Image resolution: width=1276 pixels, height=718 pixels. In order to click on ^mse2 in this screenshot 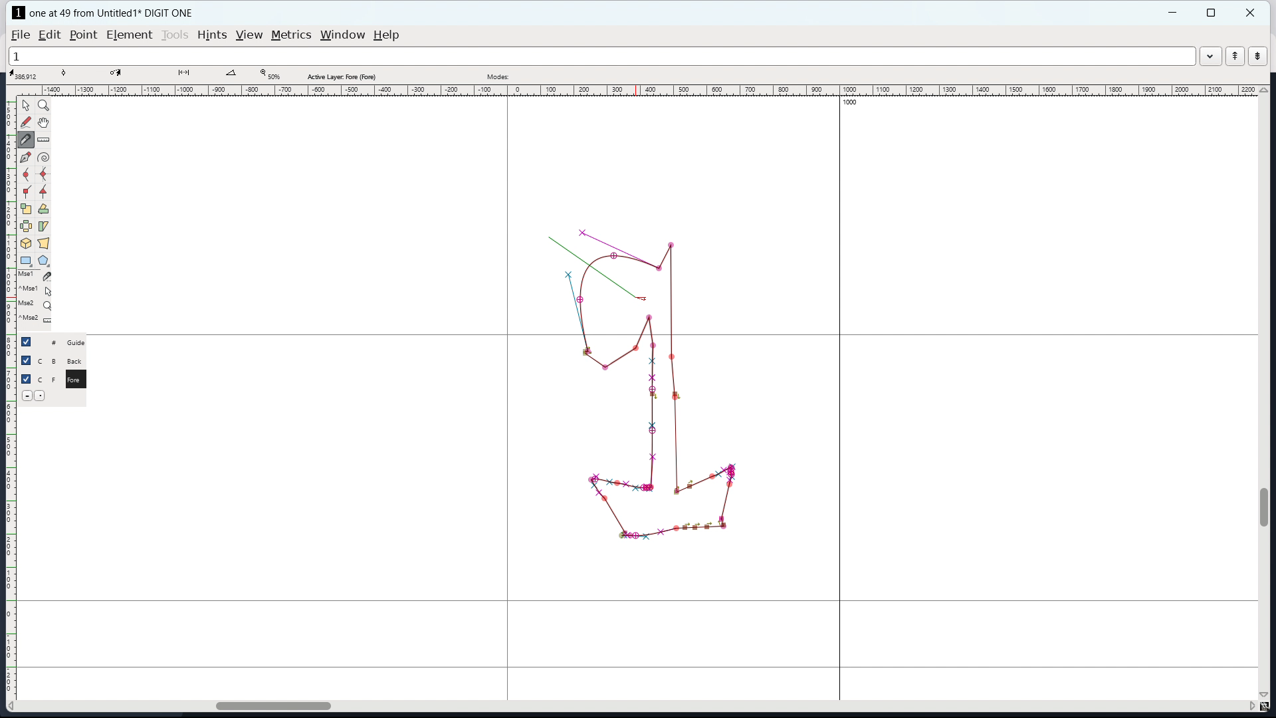, I will do `click(37, 320)`.